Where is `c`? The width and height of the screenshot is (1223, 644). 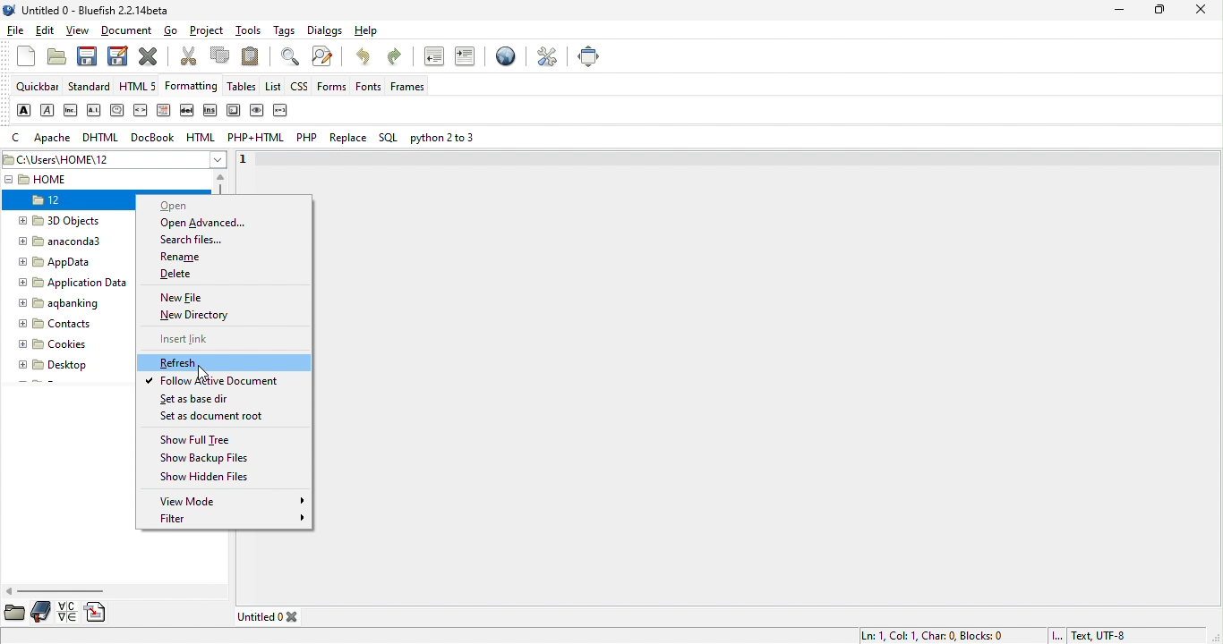
c is located at coordinates (19, 139).